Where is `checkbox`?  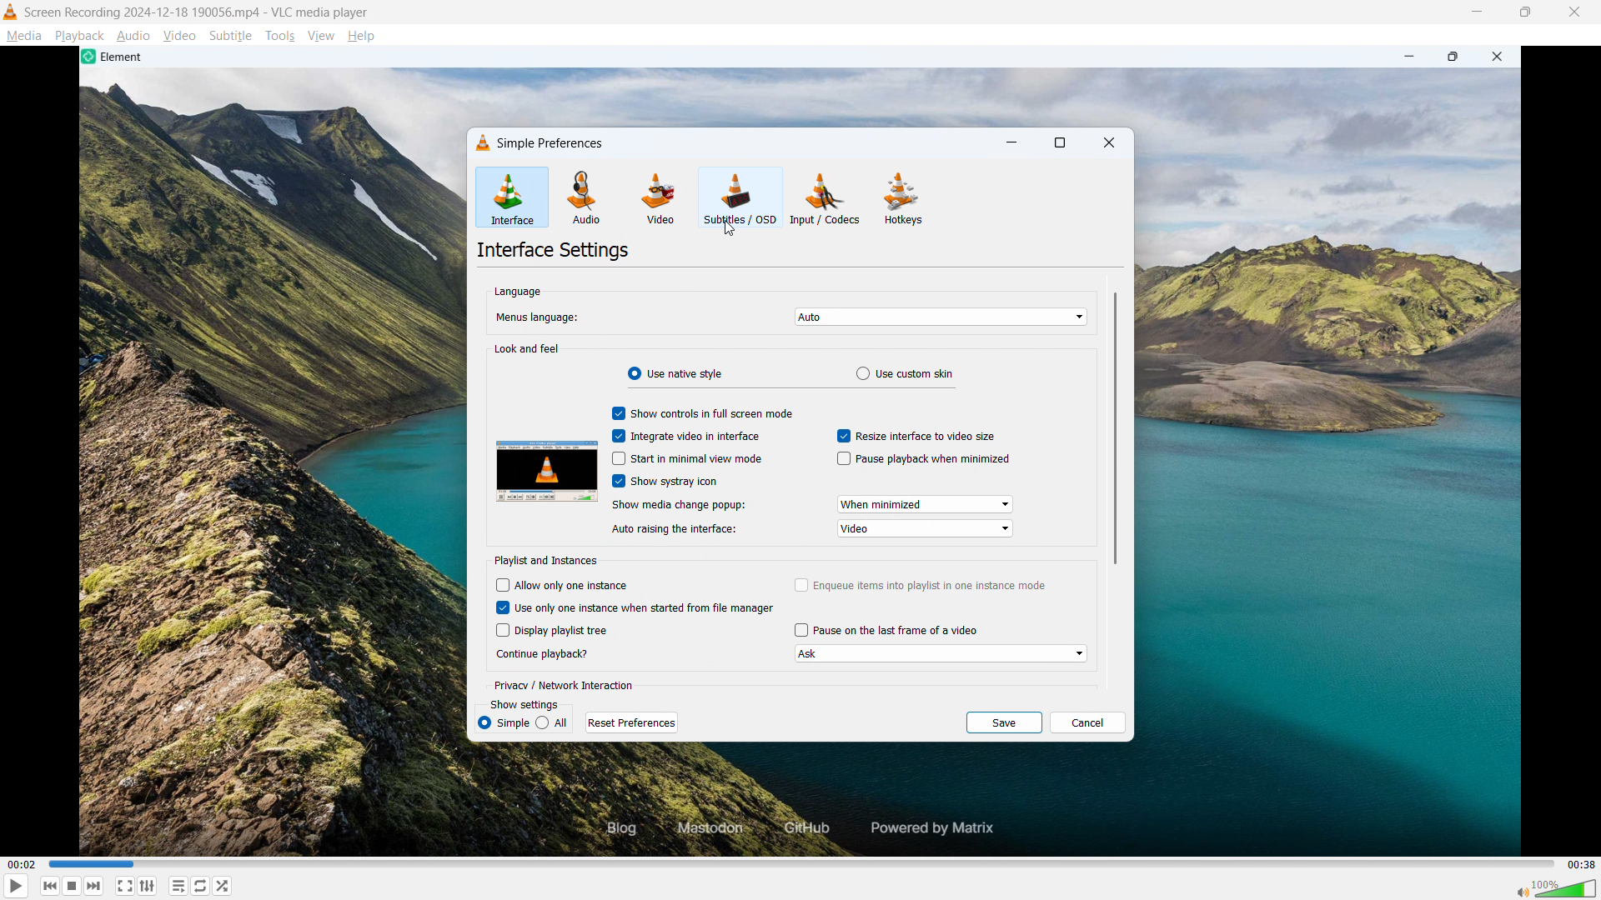
checkbox is located at coordinates (615, 414).